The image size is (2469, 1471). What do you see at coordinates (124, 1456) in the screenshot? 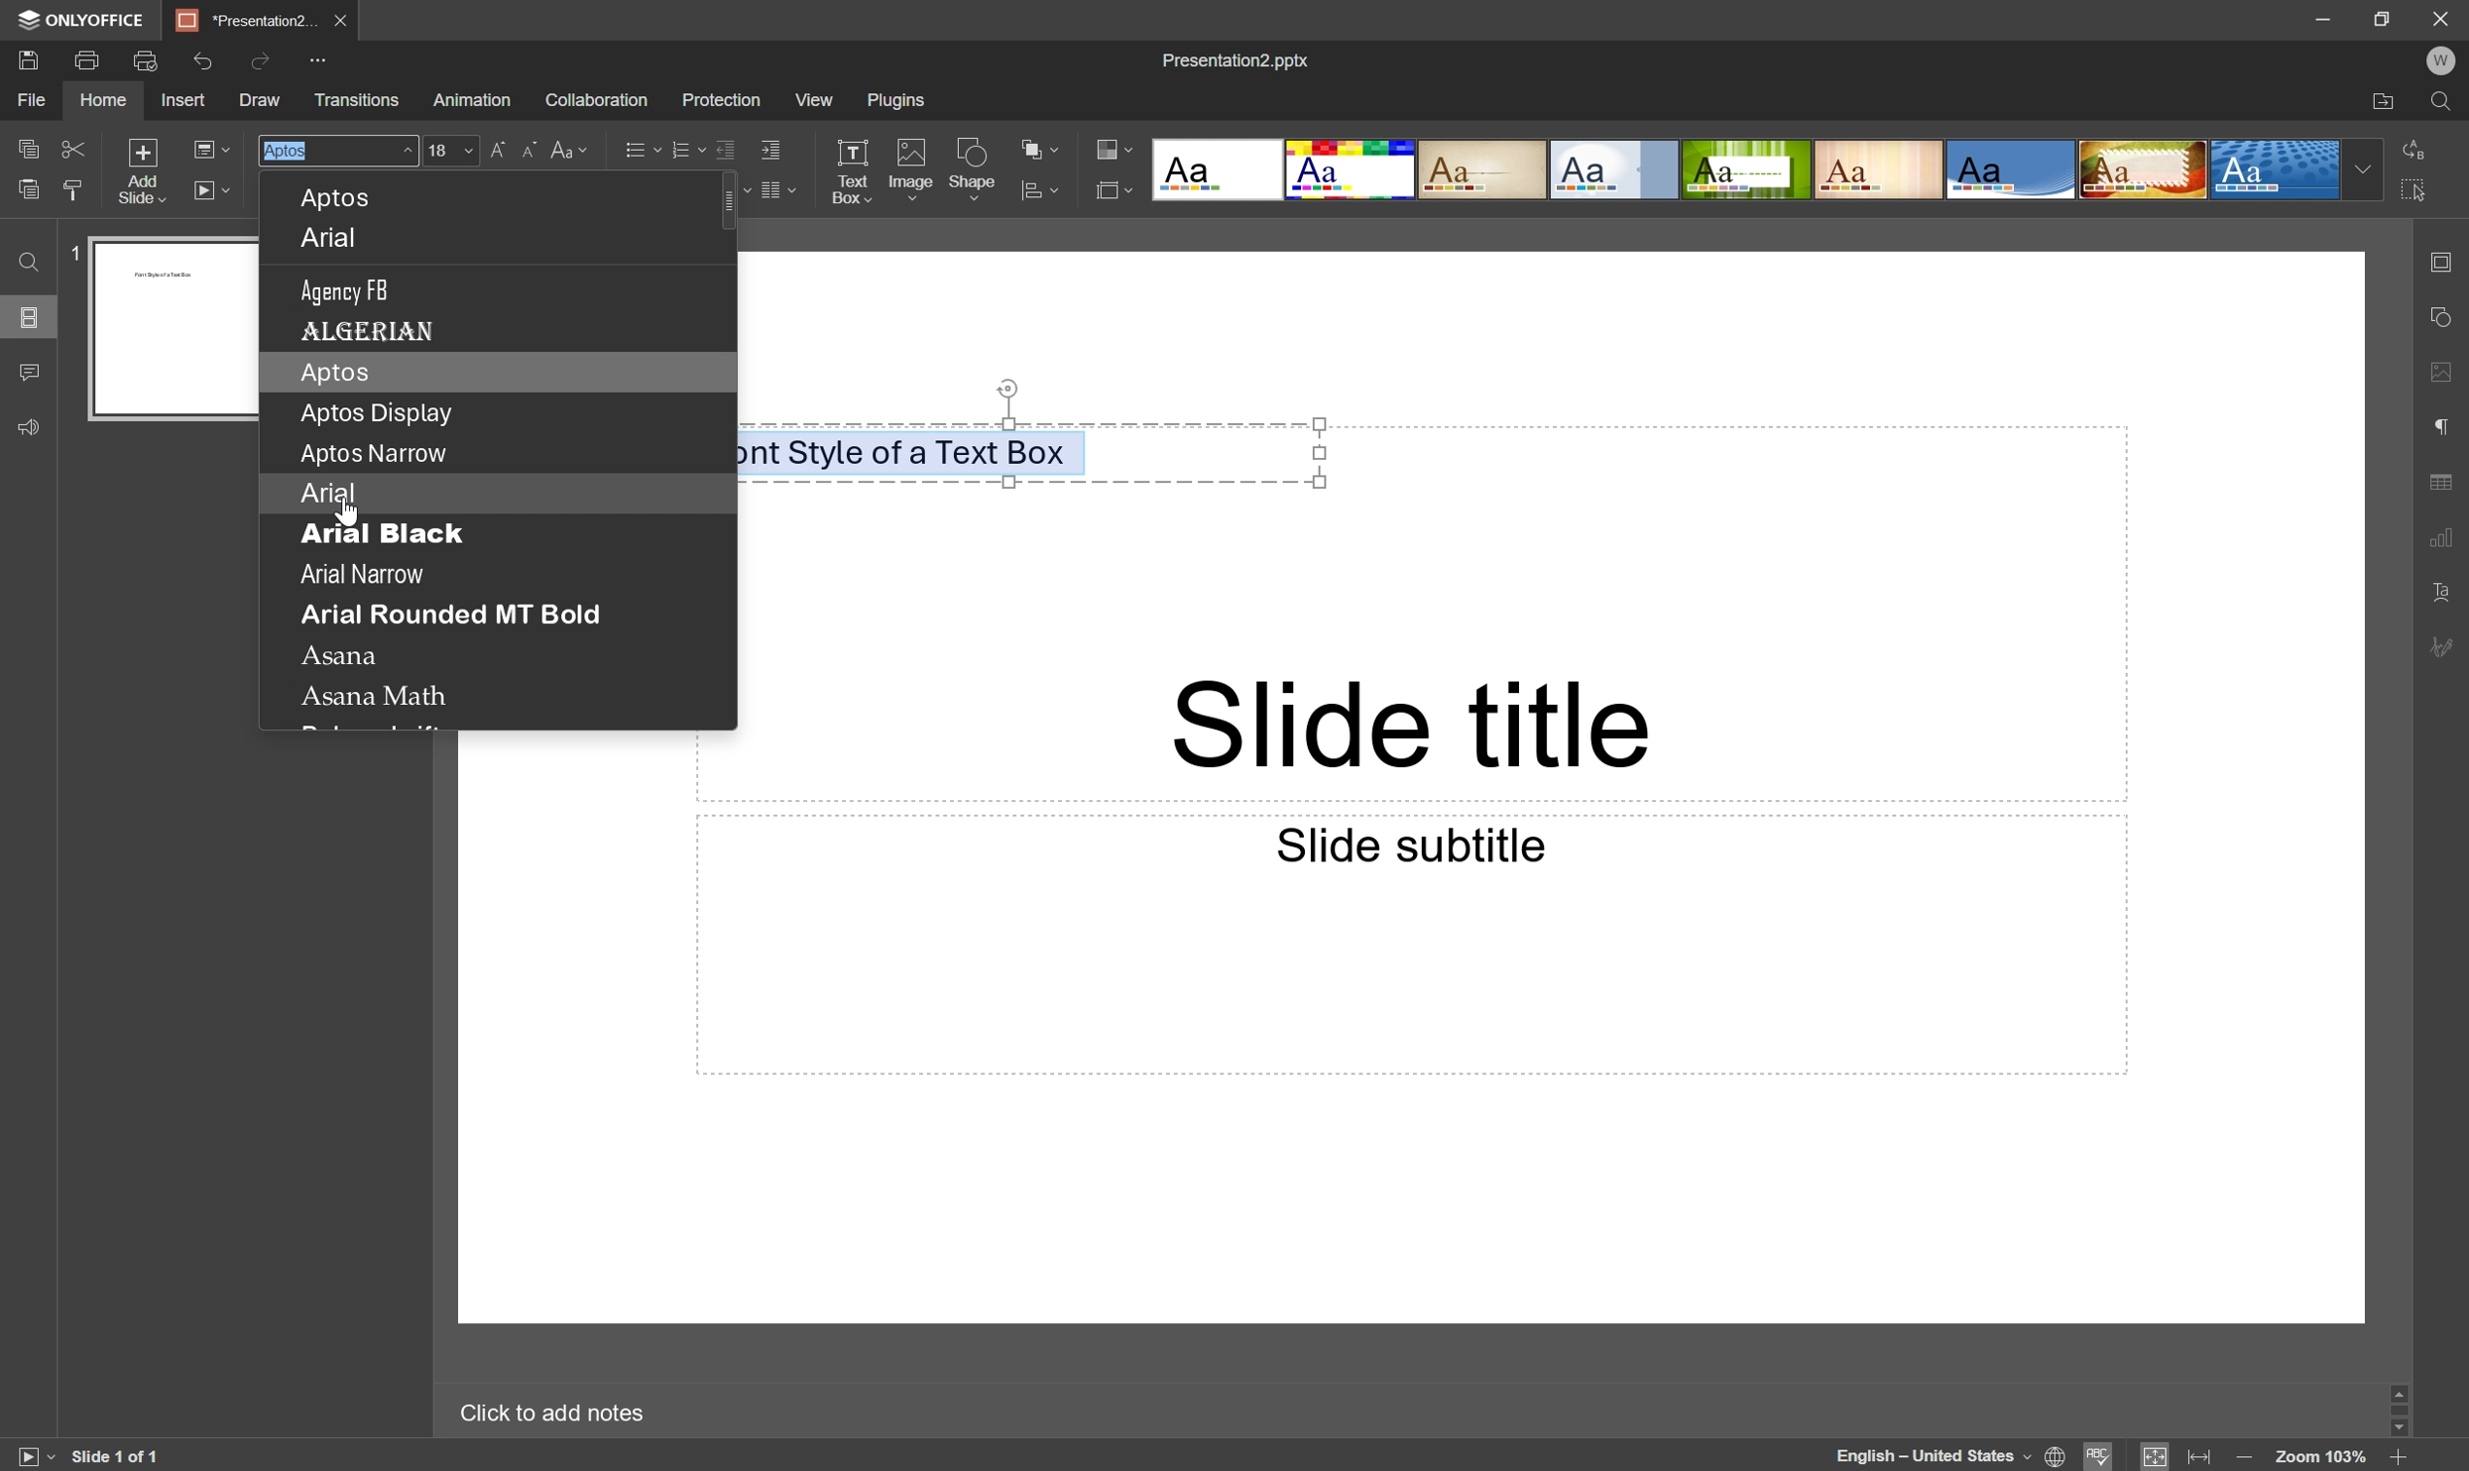
I see `Slide 1 of 1` at bounding box center [124, 1456].